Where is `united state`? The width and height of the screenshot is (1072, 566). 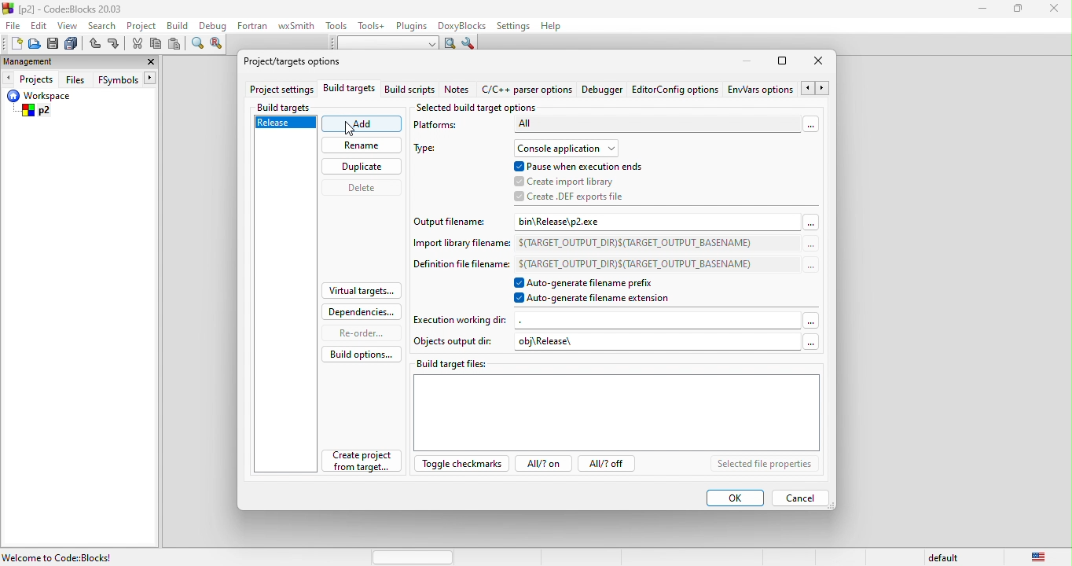
united state is located at coordinates (1041, 556).